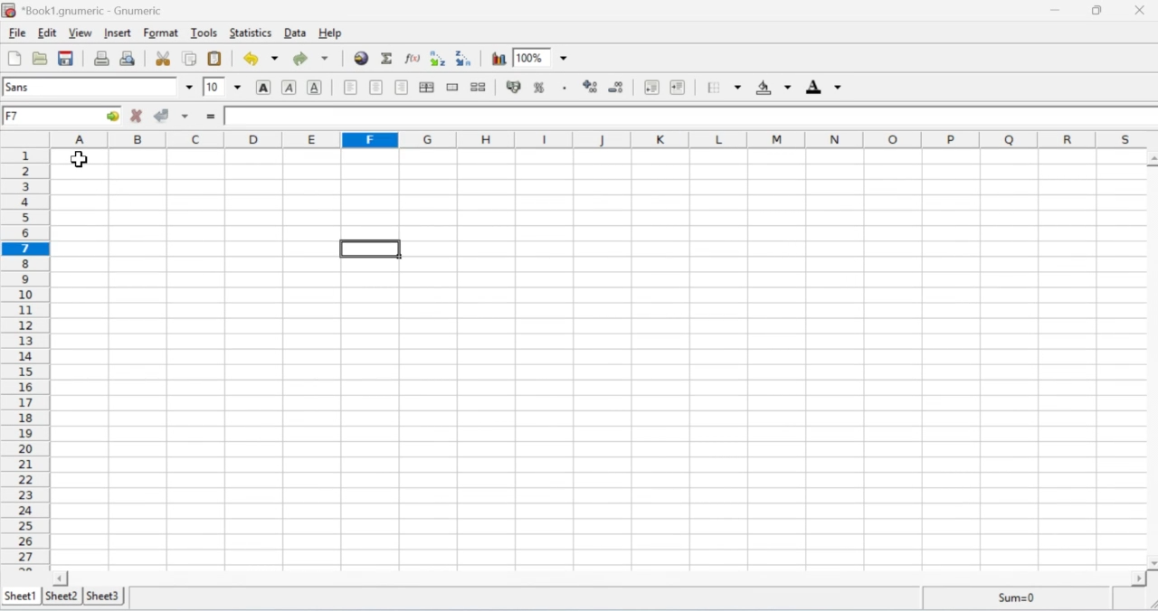  I want to click on Italics, so click(289, 88).